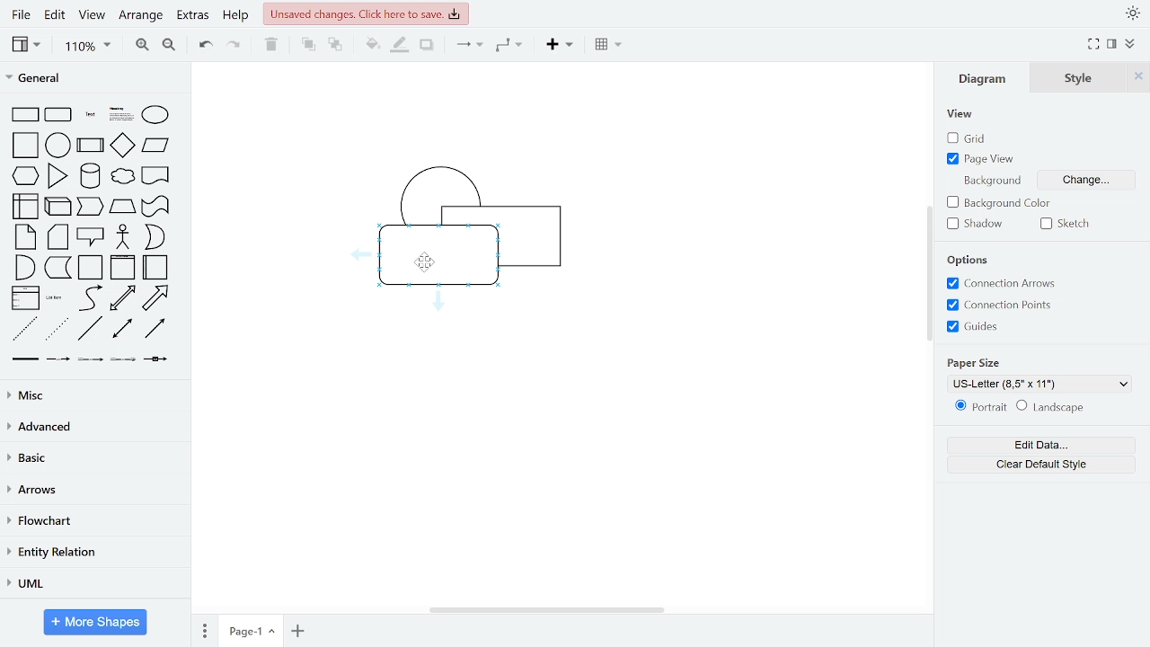  What do you see at coordinates (171, 46) in the screenshot?
I see `zoom out` at bounding box center [171, 46].